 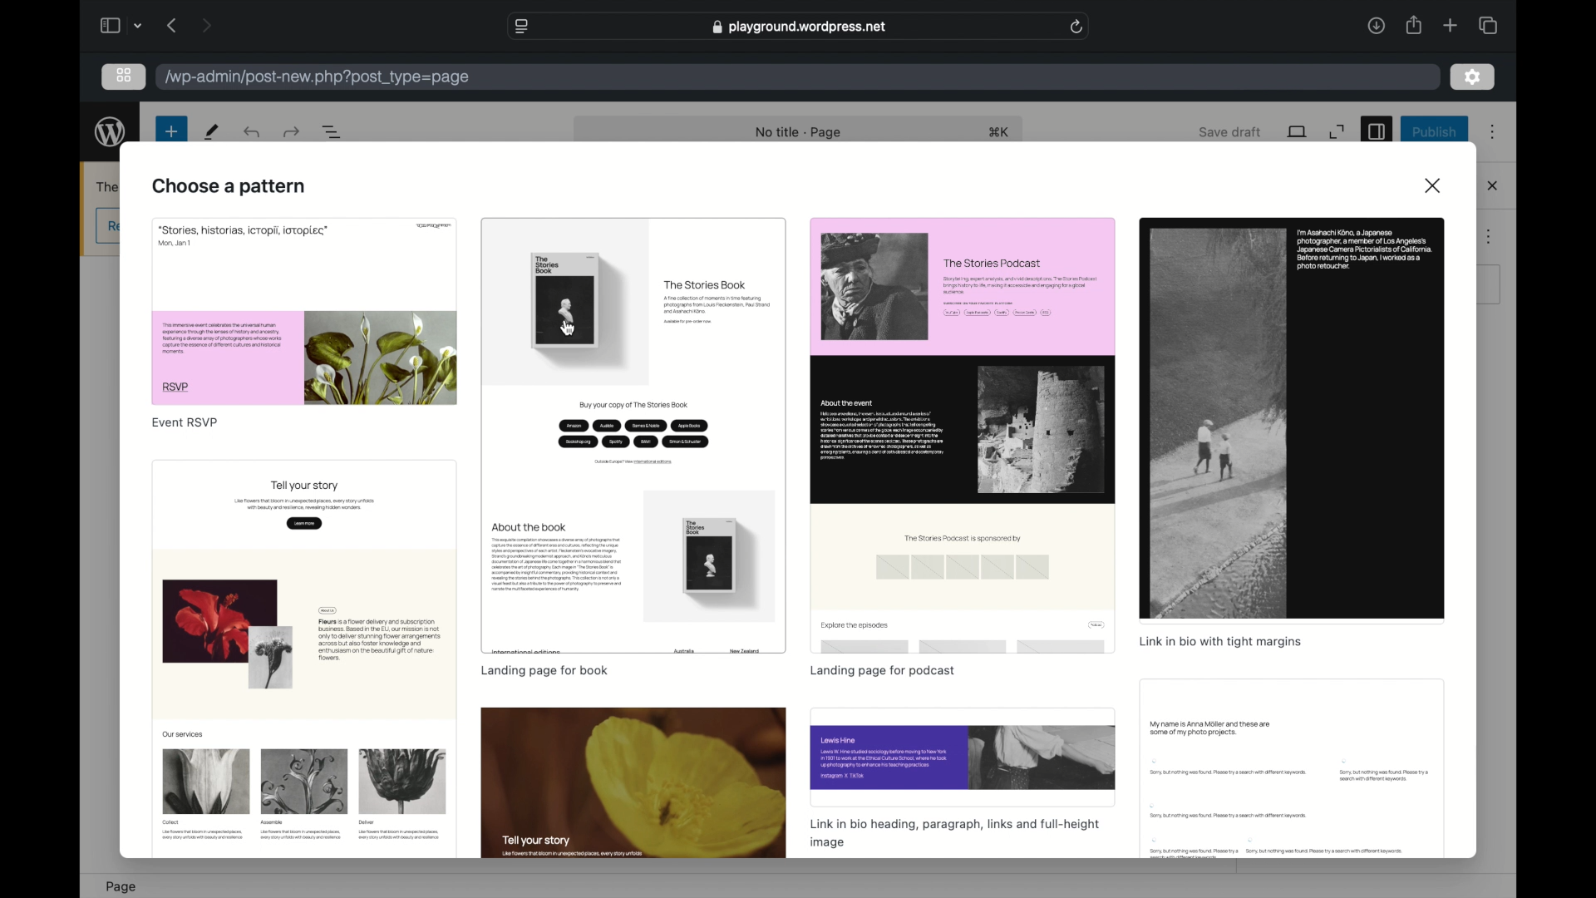 What do you see at coordinates (293, 132) in the screenshot?
I see `undo` at bounding box center [293, 132].